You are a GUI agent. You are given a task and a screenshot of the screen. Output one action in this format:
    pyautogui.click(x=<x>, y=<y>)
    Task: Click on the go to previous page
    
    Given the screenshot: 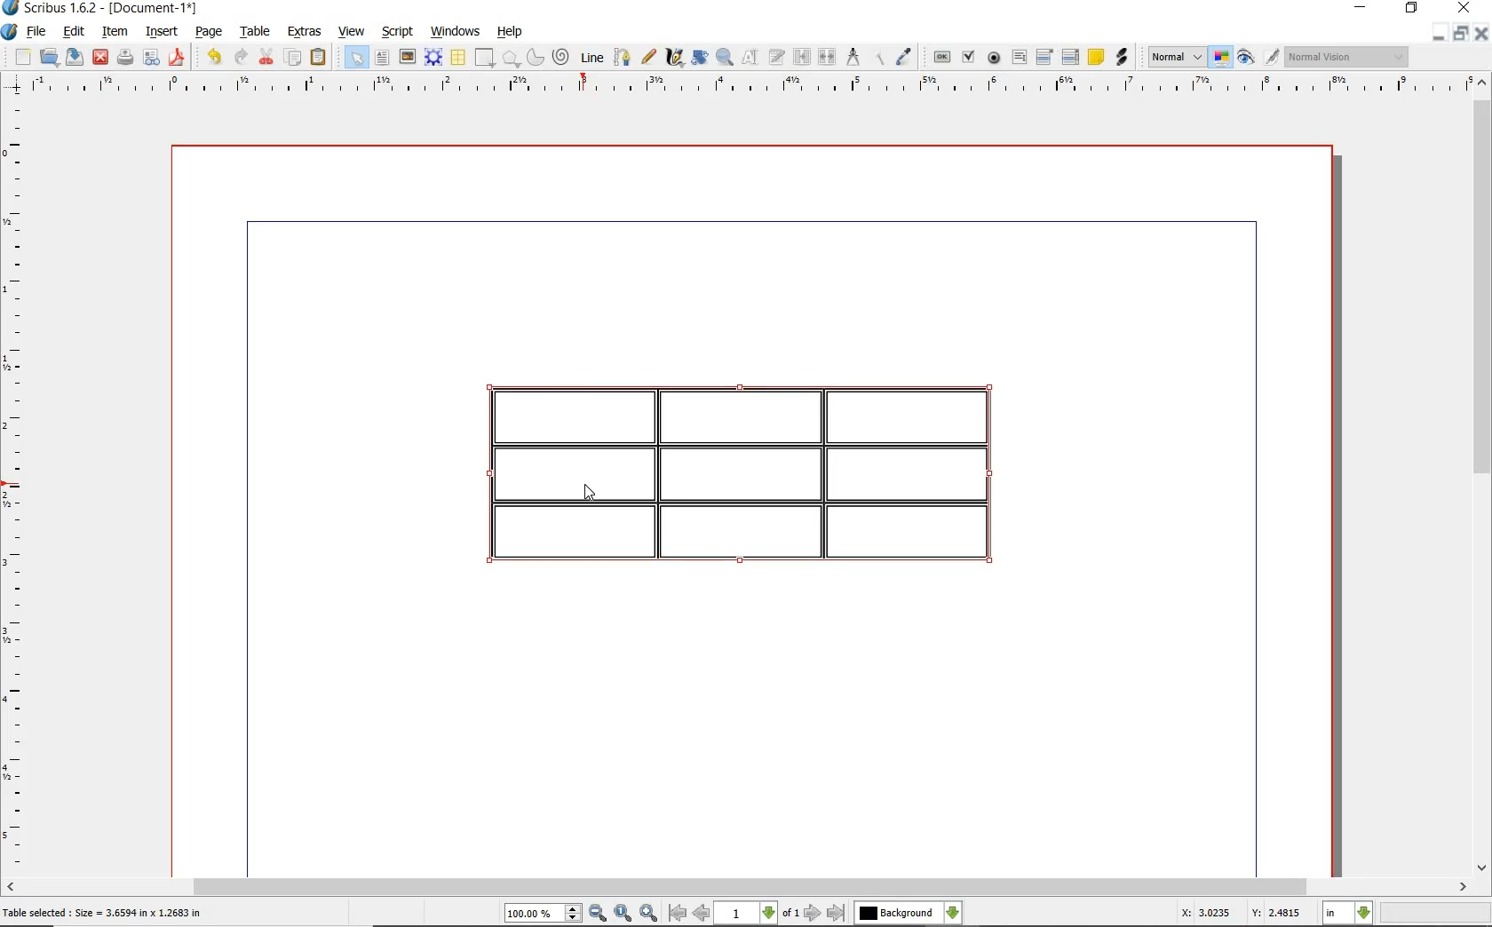 What is the action you would take?
    pyautogui.click(x=702, y=914)
    